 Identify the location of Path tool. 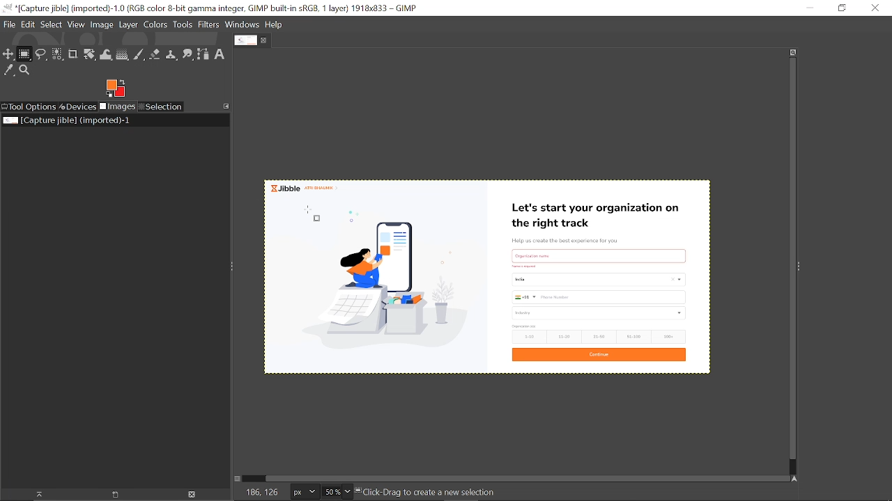
(204, 54).